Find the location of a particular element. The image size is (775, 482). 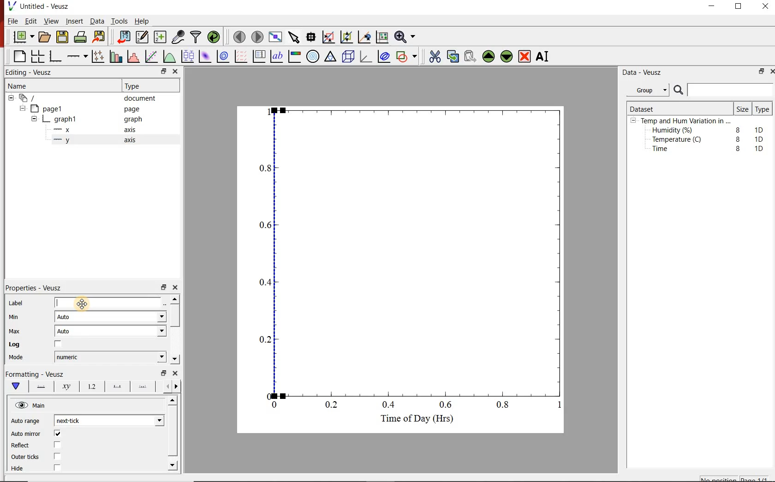

Auto range dropdown is located at coordinates (145, 419).